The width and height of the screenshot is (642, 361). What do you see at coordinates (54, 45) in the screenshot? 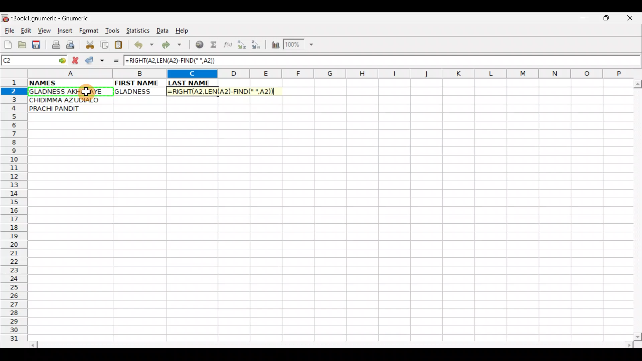
I see `Print file` at bounding box center [54, 45].